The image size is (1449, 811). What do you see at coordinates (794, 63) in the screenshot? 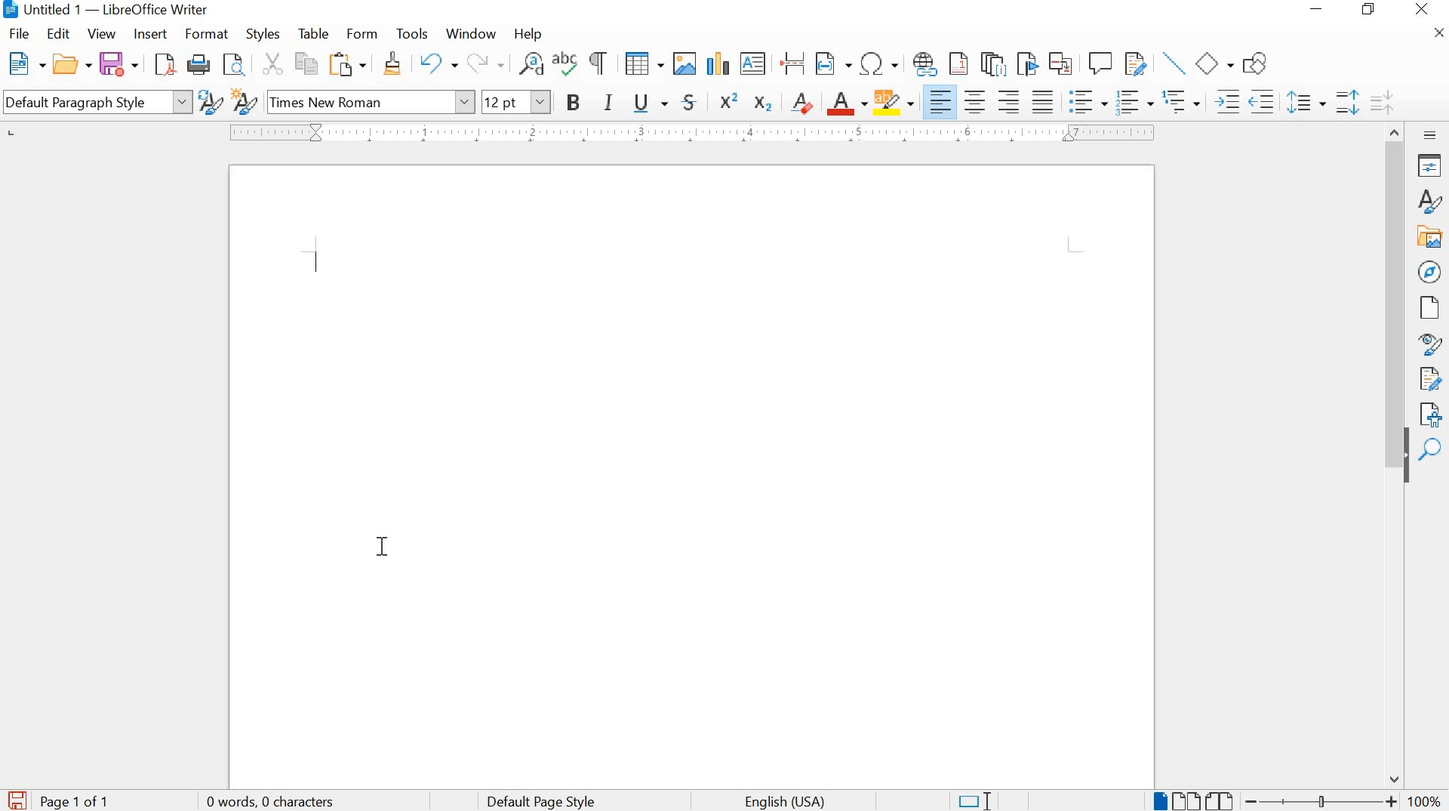
I see `INSERT PAGE BREAK` at bounding box center [794, 63].